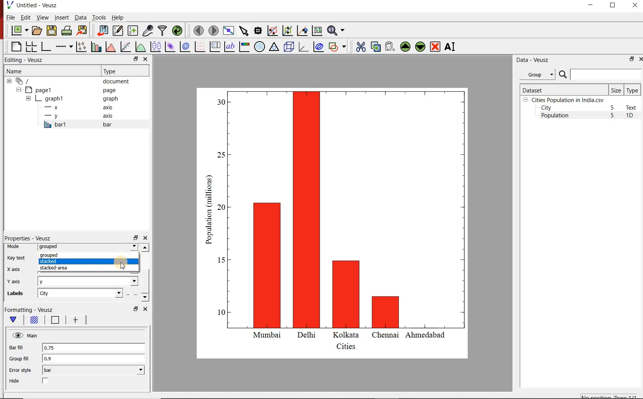 This screenshot has height=399, width=643. I want to click on plot bar charts, so click(95, 47).